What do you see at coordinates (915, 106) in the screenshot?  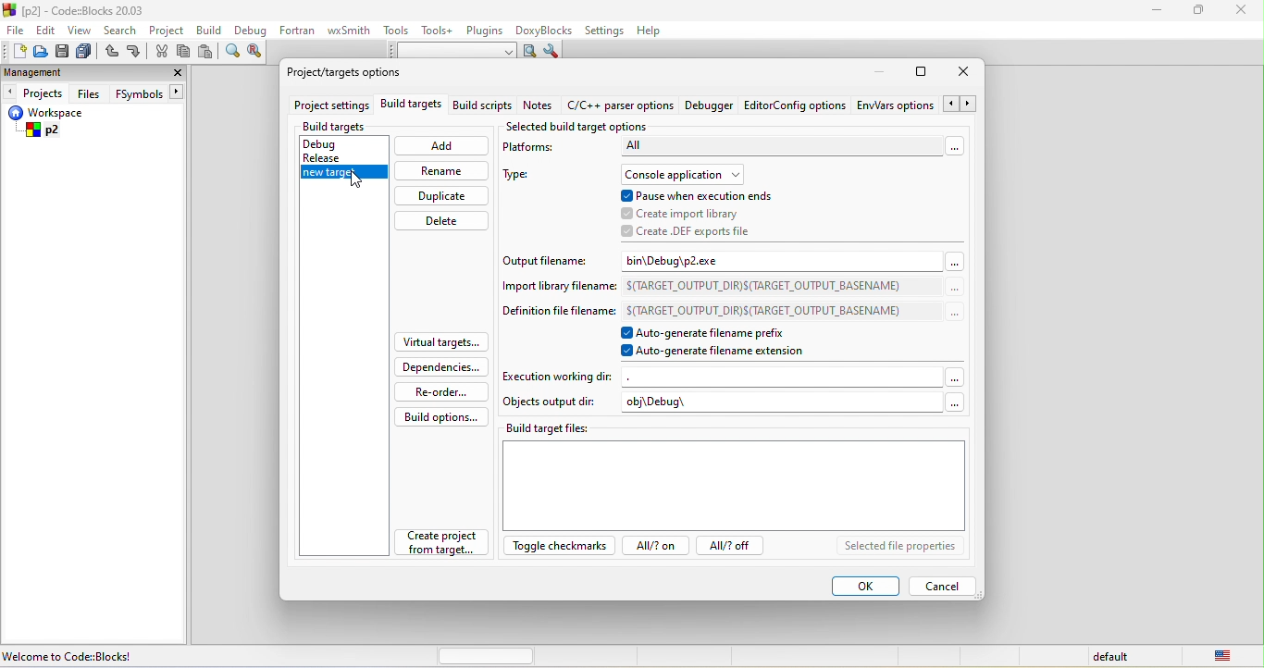 I see `env option` at bounding box center [915, 106].